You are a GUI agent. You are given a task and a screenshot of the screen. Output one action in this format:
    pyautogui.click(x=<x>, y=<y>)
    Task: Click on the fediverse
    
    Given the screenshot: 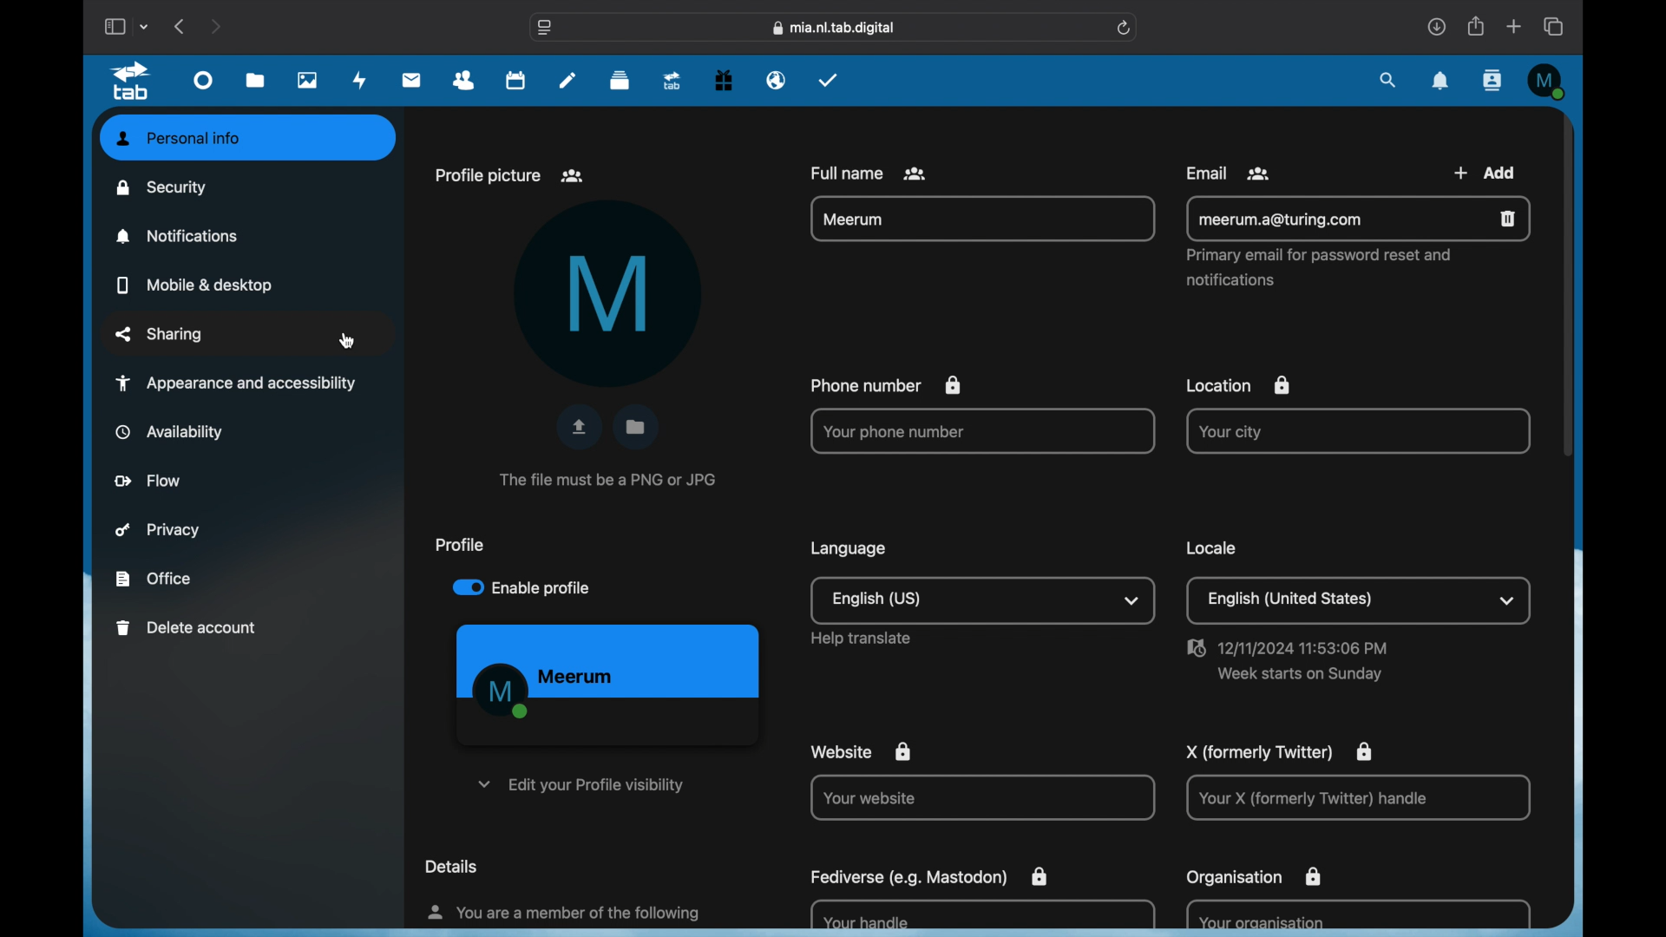 What is the action you would take?
    pyautogui.click(x=930, y=878)
    